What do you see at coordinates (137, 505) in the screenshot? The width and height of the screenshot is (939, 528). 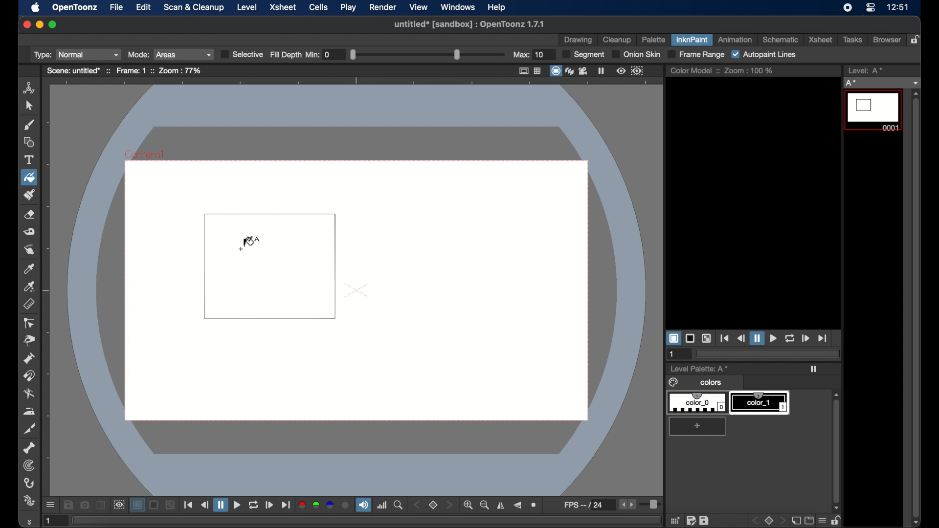 I see `white background` at bounding box center [137, 505].